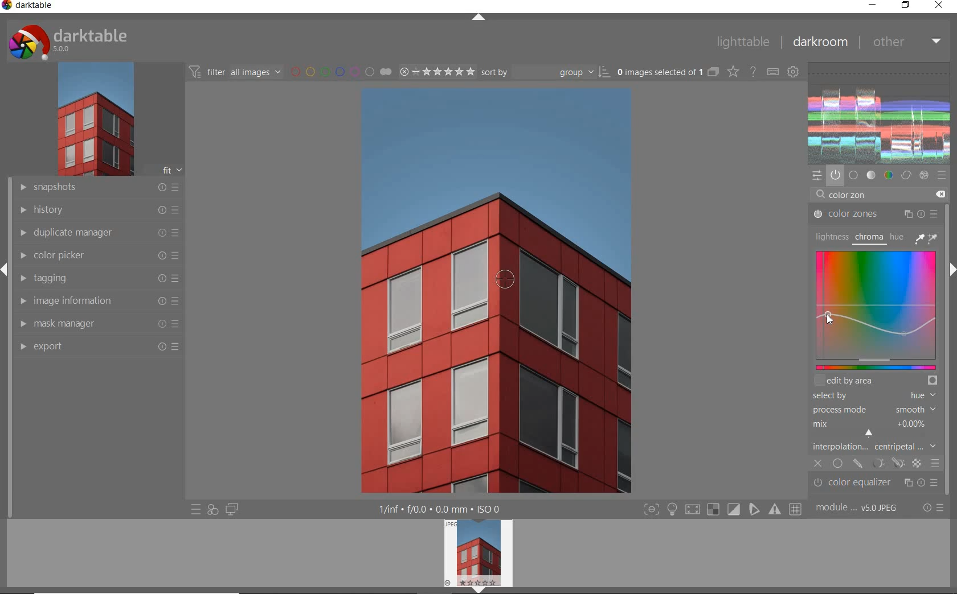 Image resolution: width=957 pixels, height=594 pixels. I want to click on duplicate manager, so click(96, 234).